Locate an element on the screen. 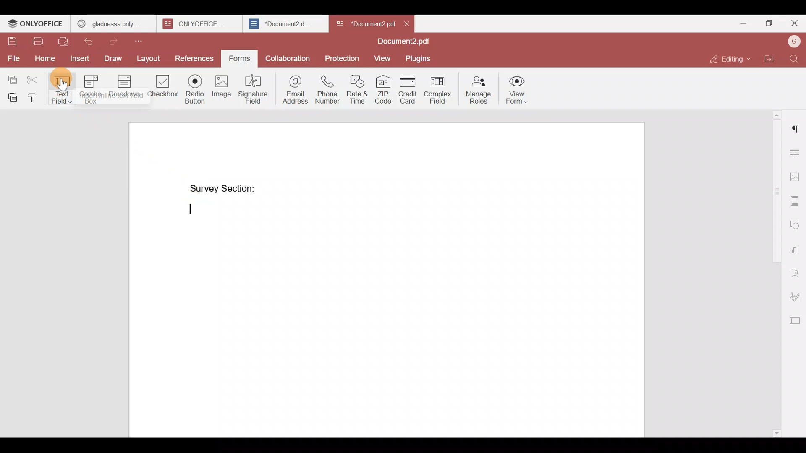 This screenshot has height=453, width=806. ONLYOFFICE is located at coordinates (197, 23).